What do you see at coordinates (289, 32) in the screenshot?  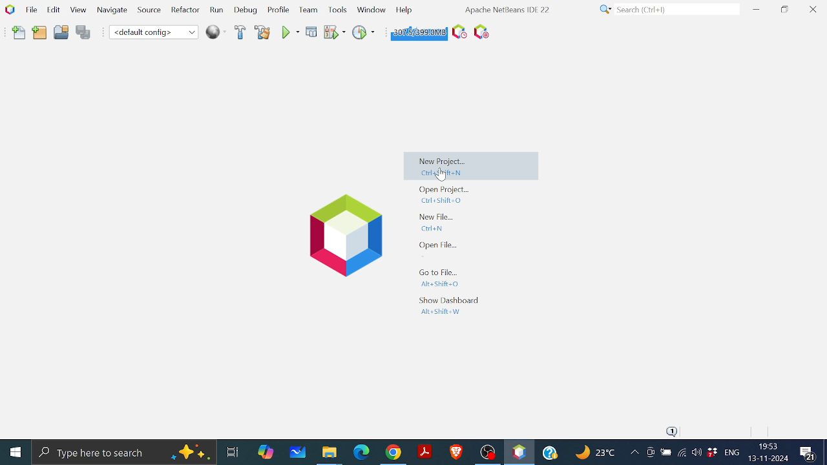 I see `Run` at bounding box center [289, 32].